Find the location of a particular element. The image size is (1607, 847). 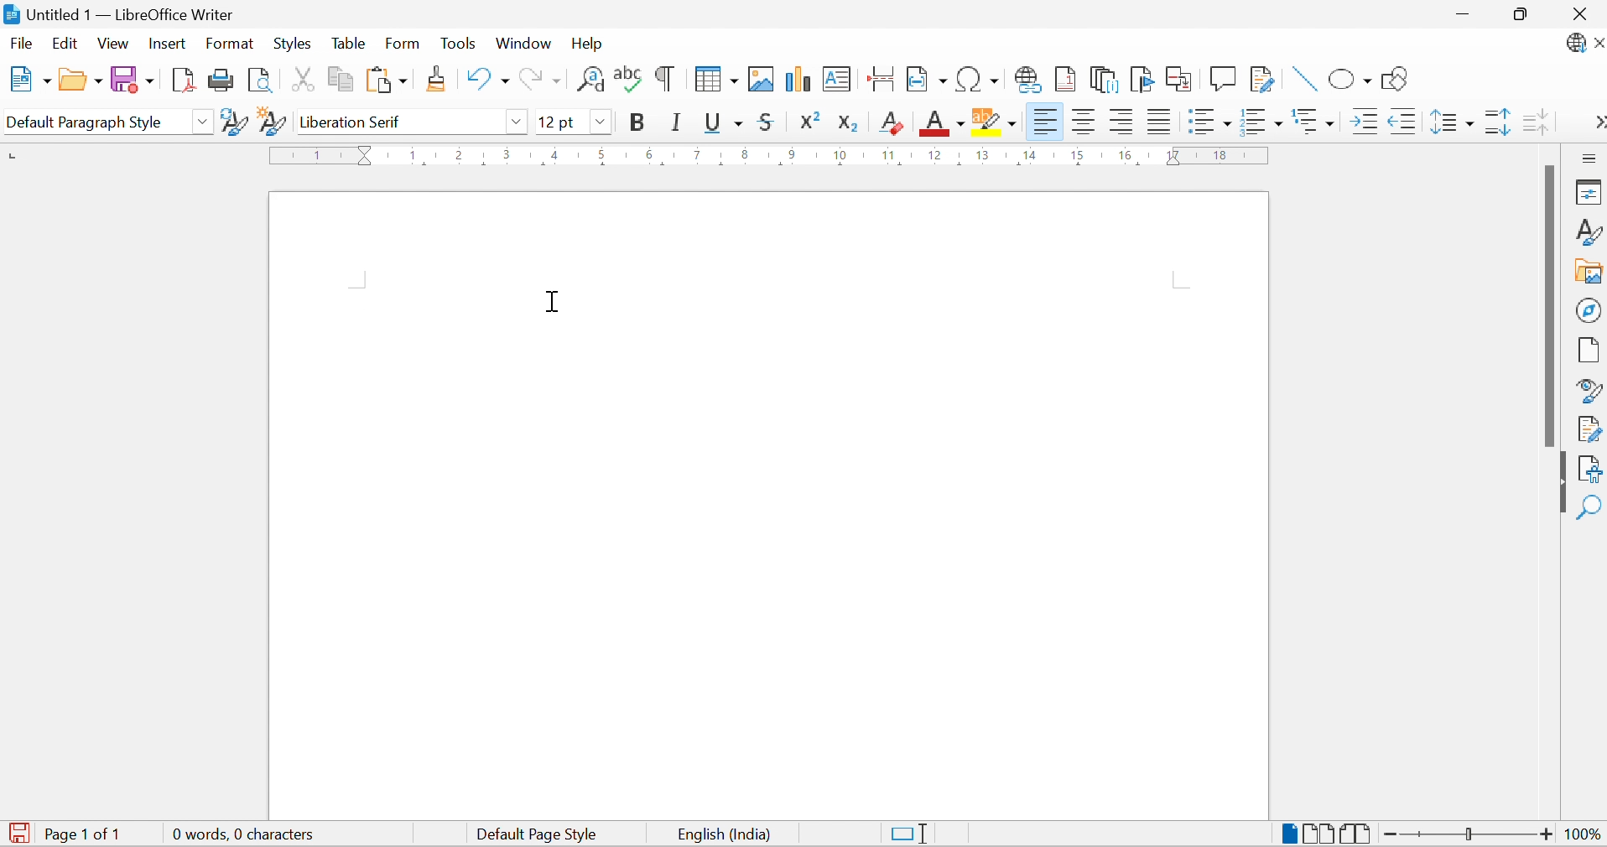

Find and Replace is located at coordinates (590, 80).